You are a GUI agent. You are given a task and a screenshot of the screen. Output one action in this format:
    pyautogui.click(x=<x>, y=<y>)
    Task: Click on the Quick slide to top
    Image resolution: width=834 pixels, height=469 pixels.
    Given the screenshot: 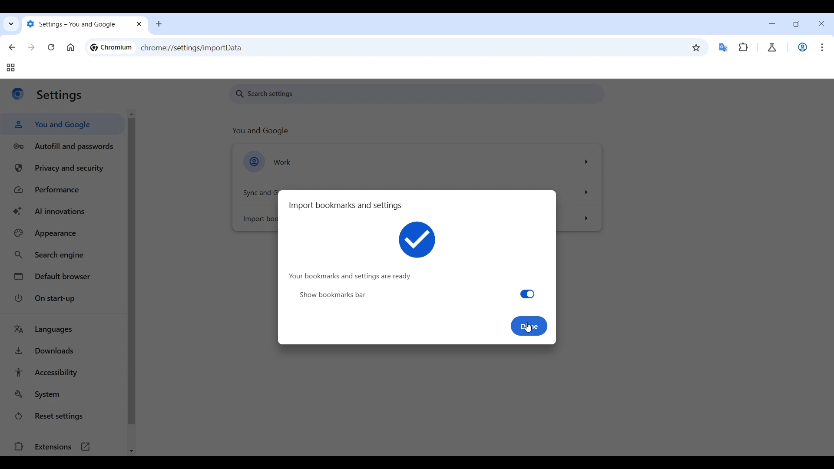 What is the action you would take?
    pyautogui.click(x=131, y=114)
    